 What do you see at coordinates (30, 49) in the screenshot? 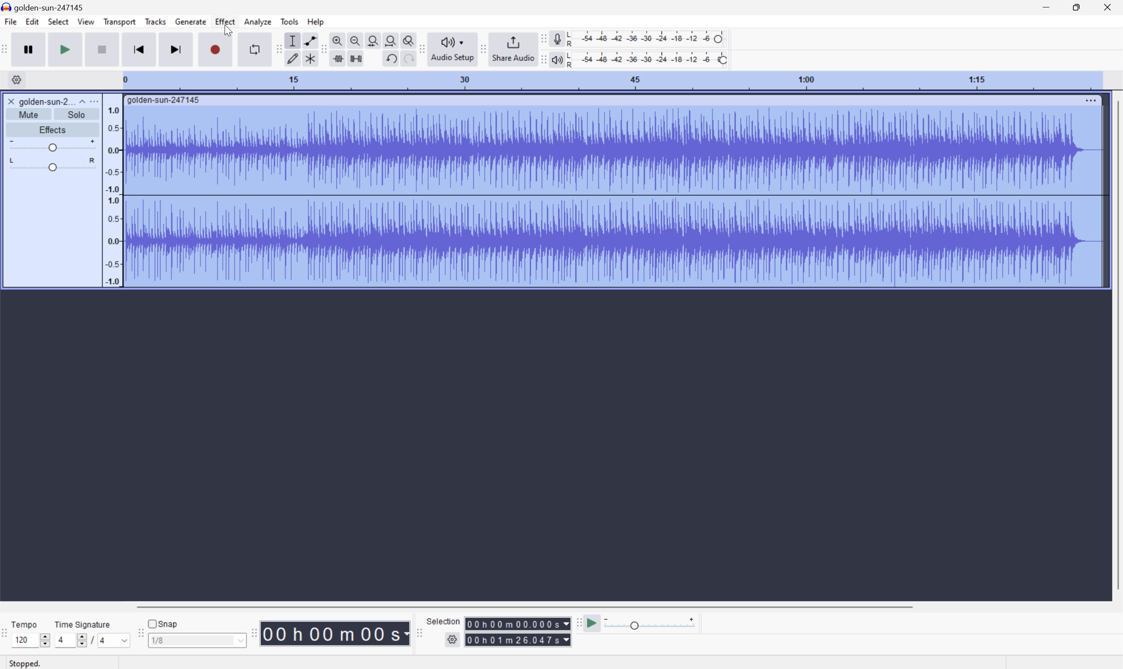
I see `Pause` at bounding box center [30, 49].